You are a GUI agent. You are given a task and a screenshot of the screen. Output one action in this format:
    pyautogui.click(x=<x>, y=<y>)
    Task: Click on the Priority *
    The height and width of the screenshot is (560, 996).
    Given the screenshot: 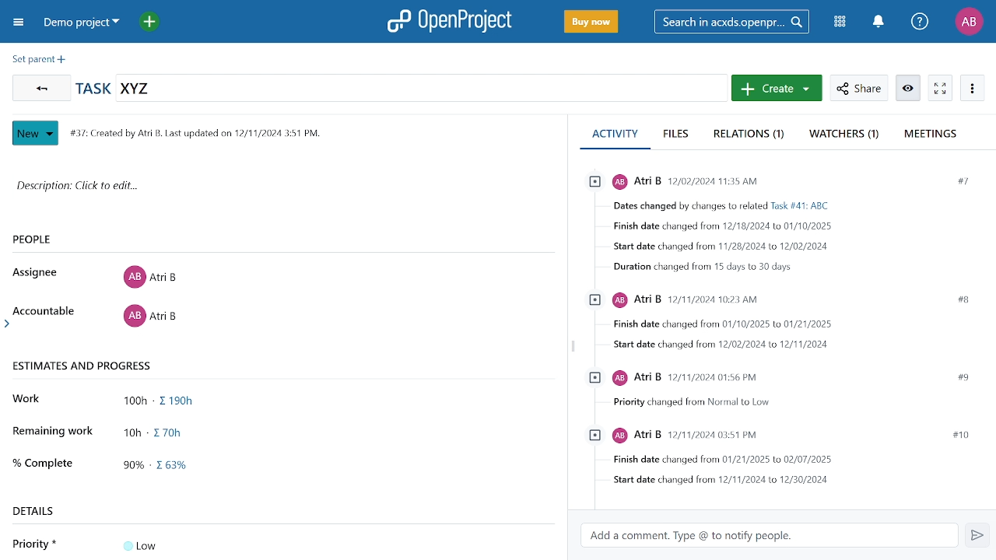 What is the action you would take?
    pyautogui.click(x=36, y=545)
    